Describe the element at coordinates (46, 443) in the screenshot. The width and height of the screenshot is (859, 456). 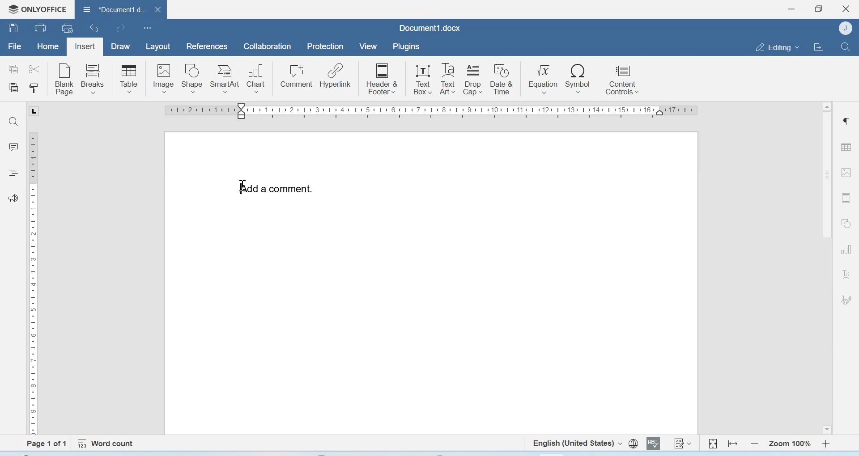
I see `Page 1 of 1` at that location.